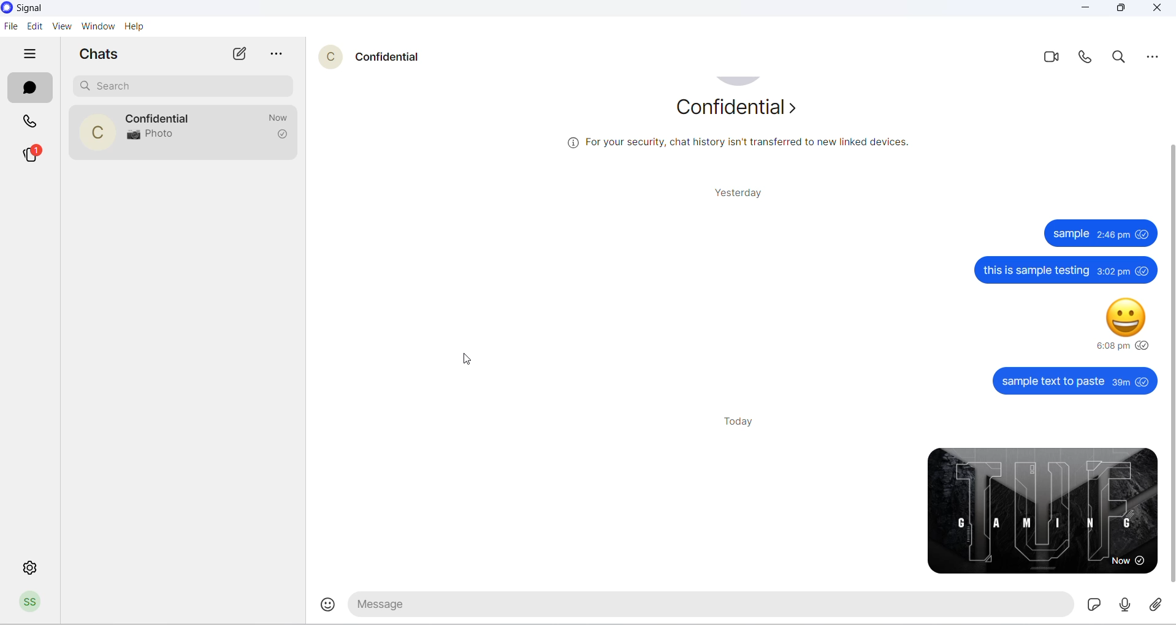 The width and height of the screenshot is (1176, 625). What do you see at coordinates (281, 136) in the screenshot?
I see `read recipient` at bounding box center [281, 136].